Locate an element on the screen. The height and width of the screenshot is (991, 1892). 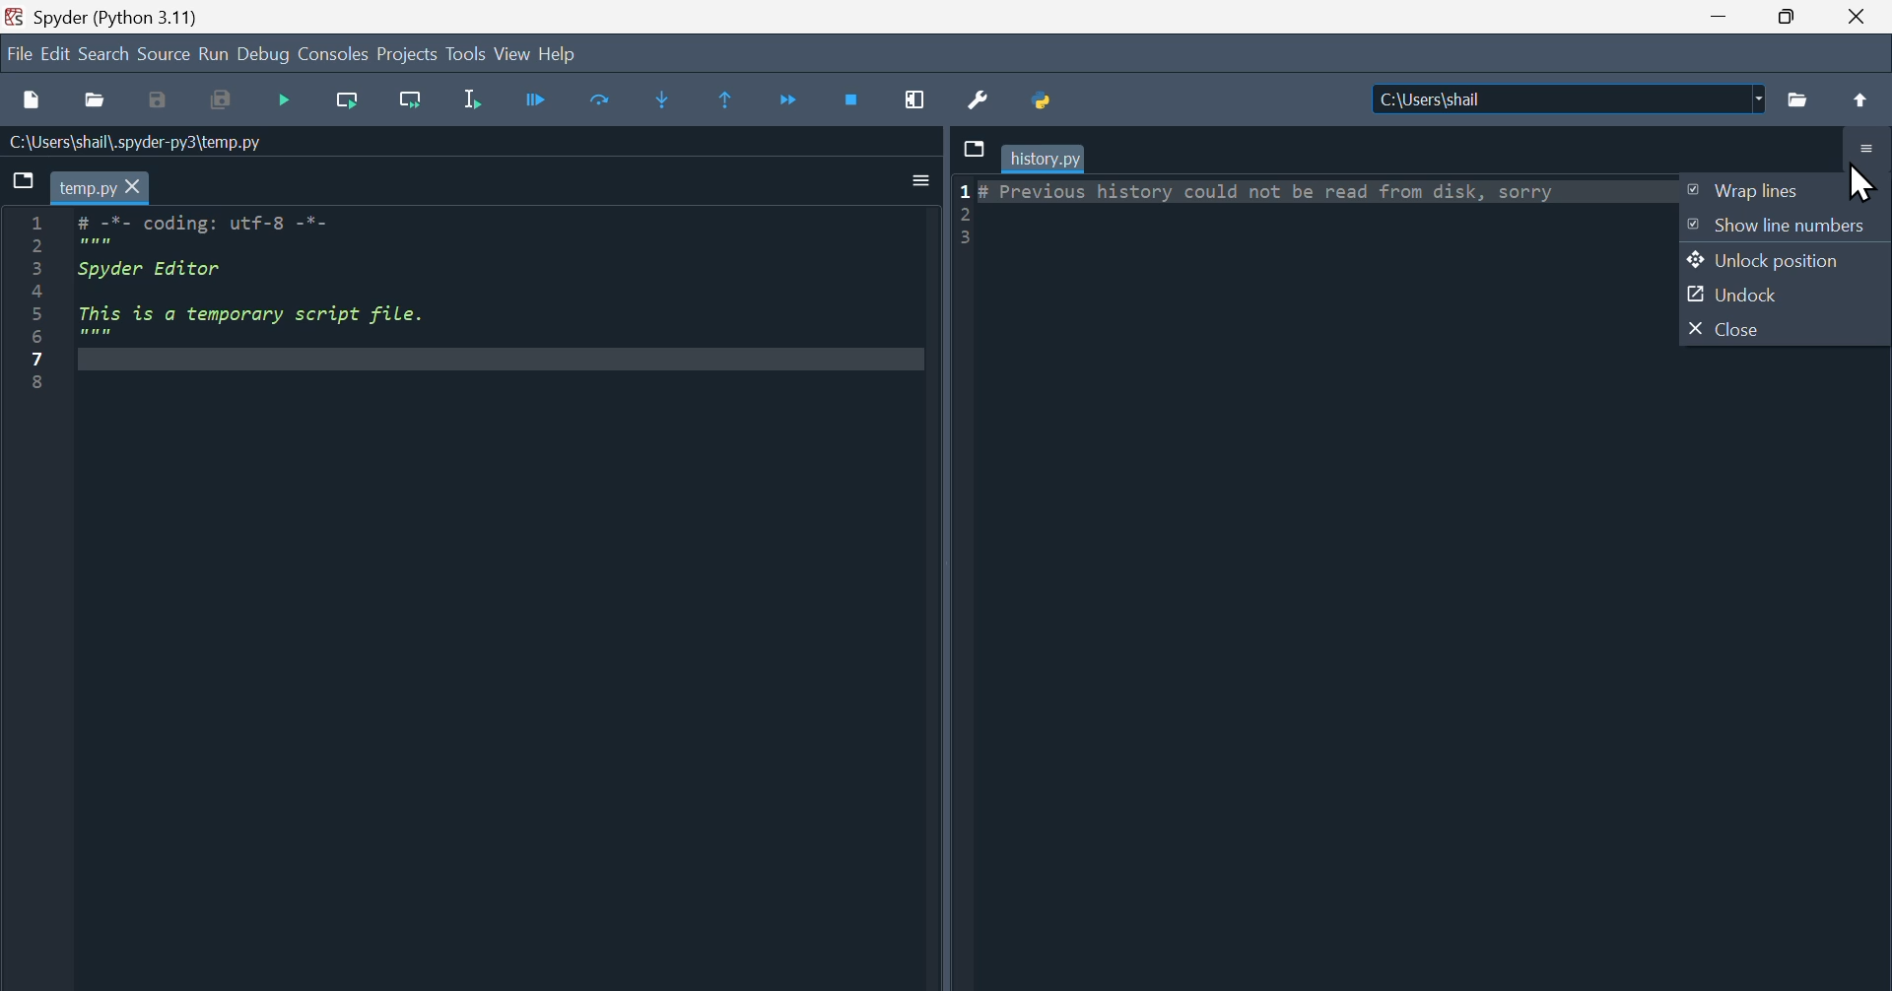
Consoles is located at coordinates (334, 55).